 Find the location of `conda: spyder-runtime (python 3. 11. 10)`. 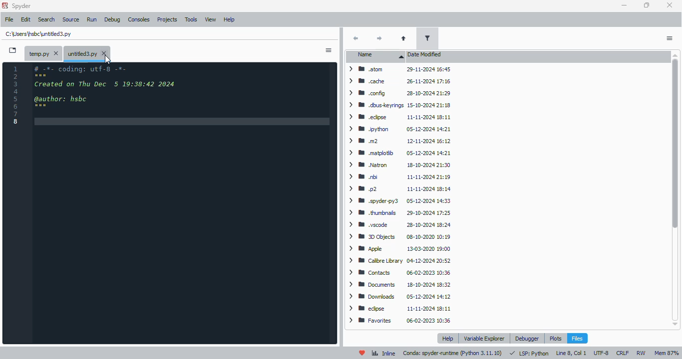

conda: spyder-runtime (python 3. 11. 10) is located at coordinates (452, 354).